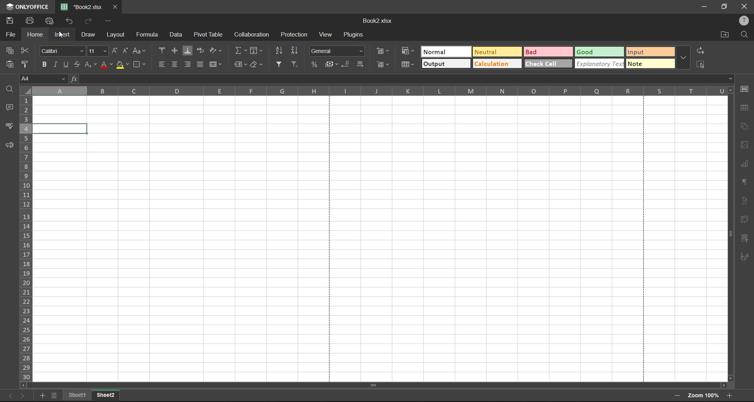 Image resolution: width=754 pixels, height=402 pixels. What do you see at coordinates (600, 51) in the screenshot?
I see `good` at bounding box center [600, 51].